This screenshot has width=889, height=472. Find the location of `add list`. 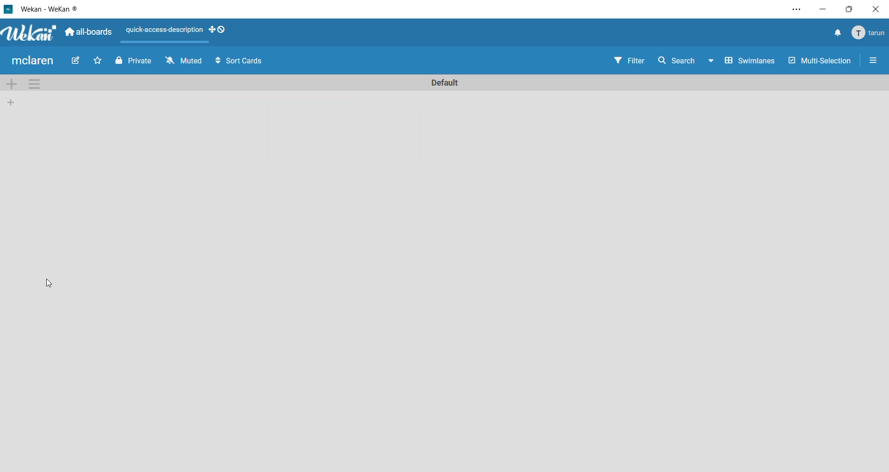

add list is located at coordinates (10, 103).